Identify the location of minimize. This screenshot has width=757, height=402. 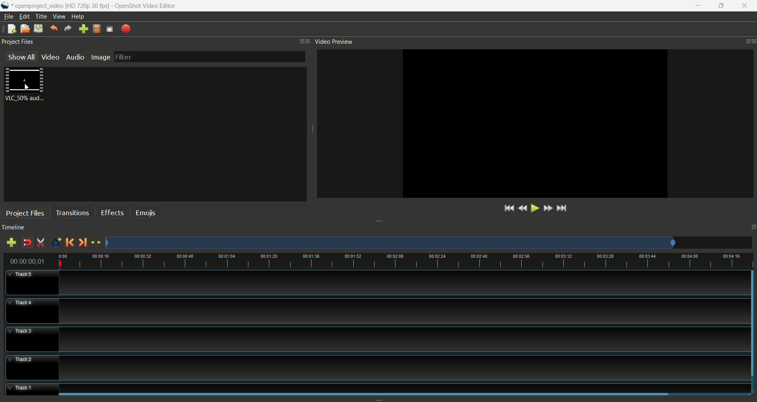
(699, 5).